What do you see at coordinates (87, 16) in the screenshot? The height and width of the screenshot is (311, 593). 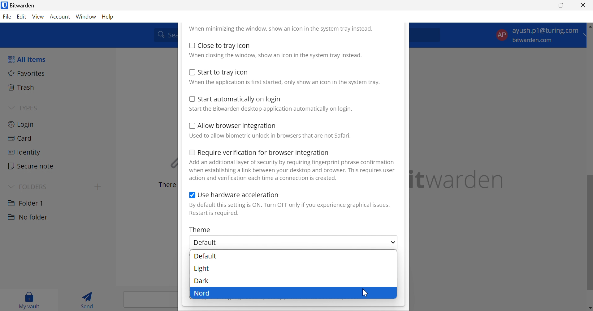 I see `Window` at bounding box center [87, 16].